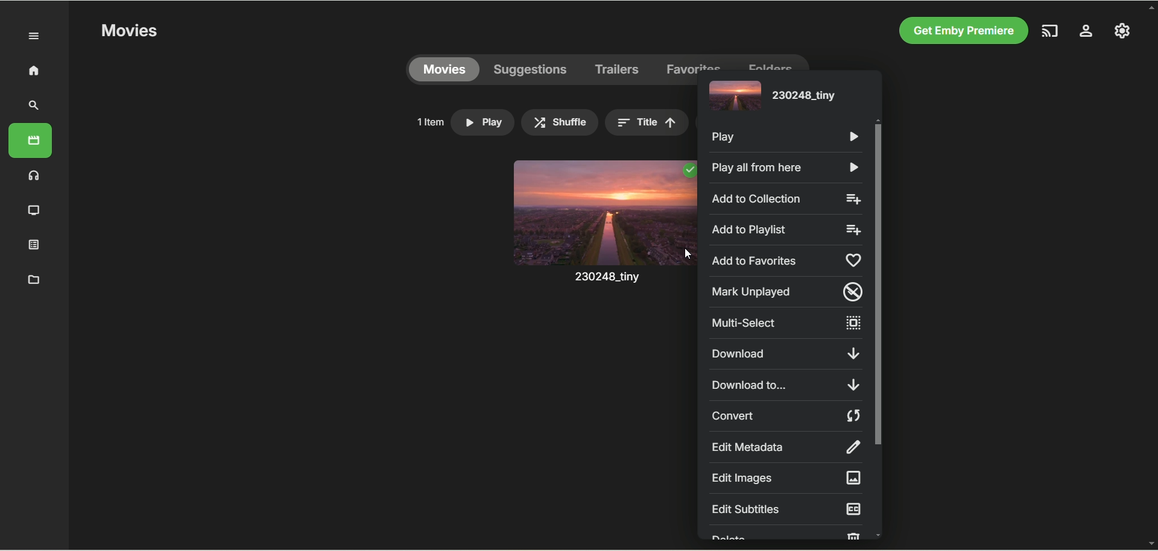 The height and width of the screenshot is (551, 1158). Describe the element at coordinates (34, 175) in the screenshot. I see `music` at that location.